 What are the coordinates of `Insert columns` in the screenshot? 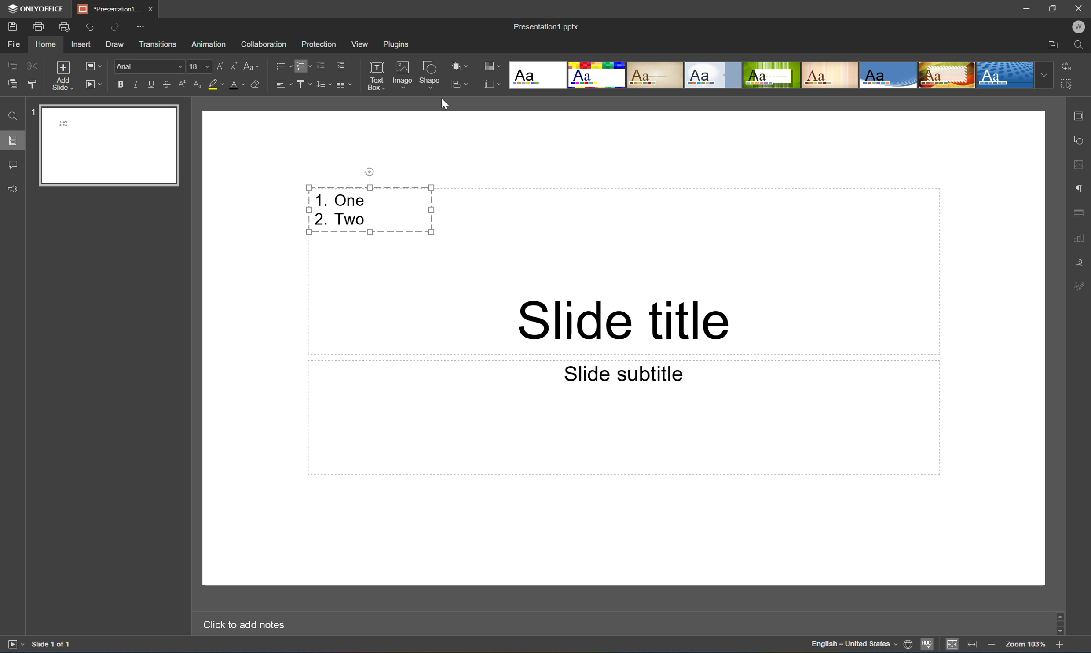 It's located at (344, 87).